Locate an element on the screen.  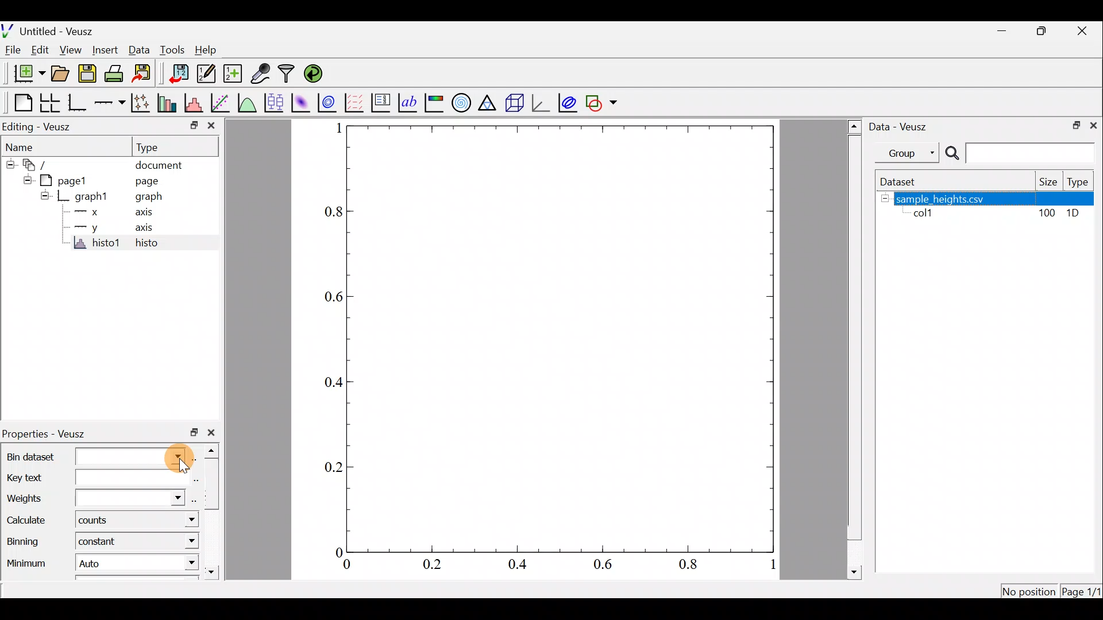
arrange graphs in a grid is located at coordinates (51, 101).